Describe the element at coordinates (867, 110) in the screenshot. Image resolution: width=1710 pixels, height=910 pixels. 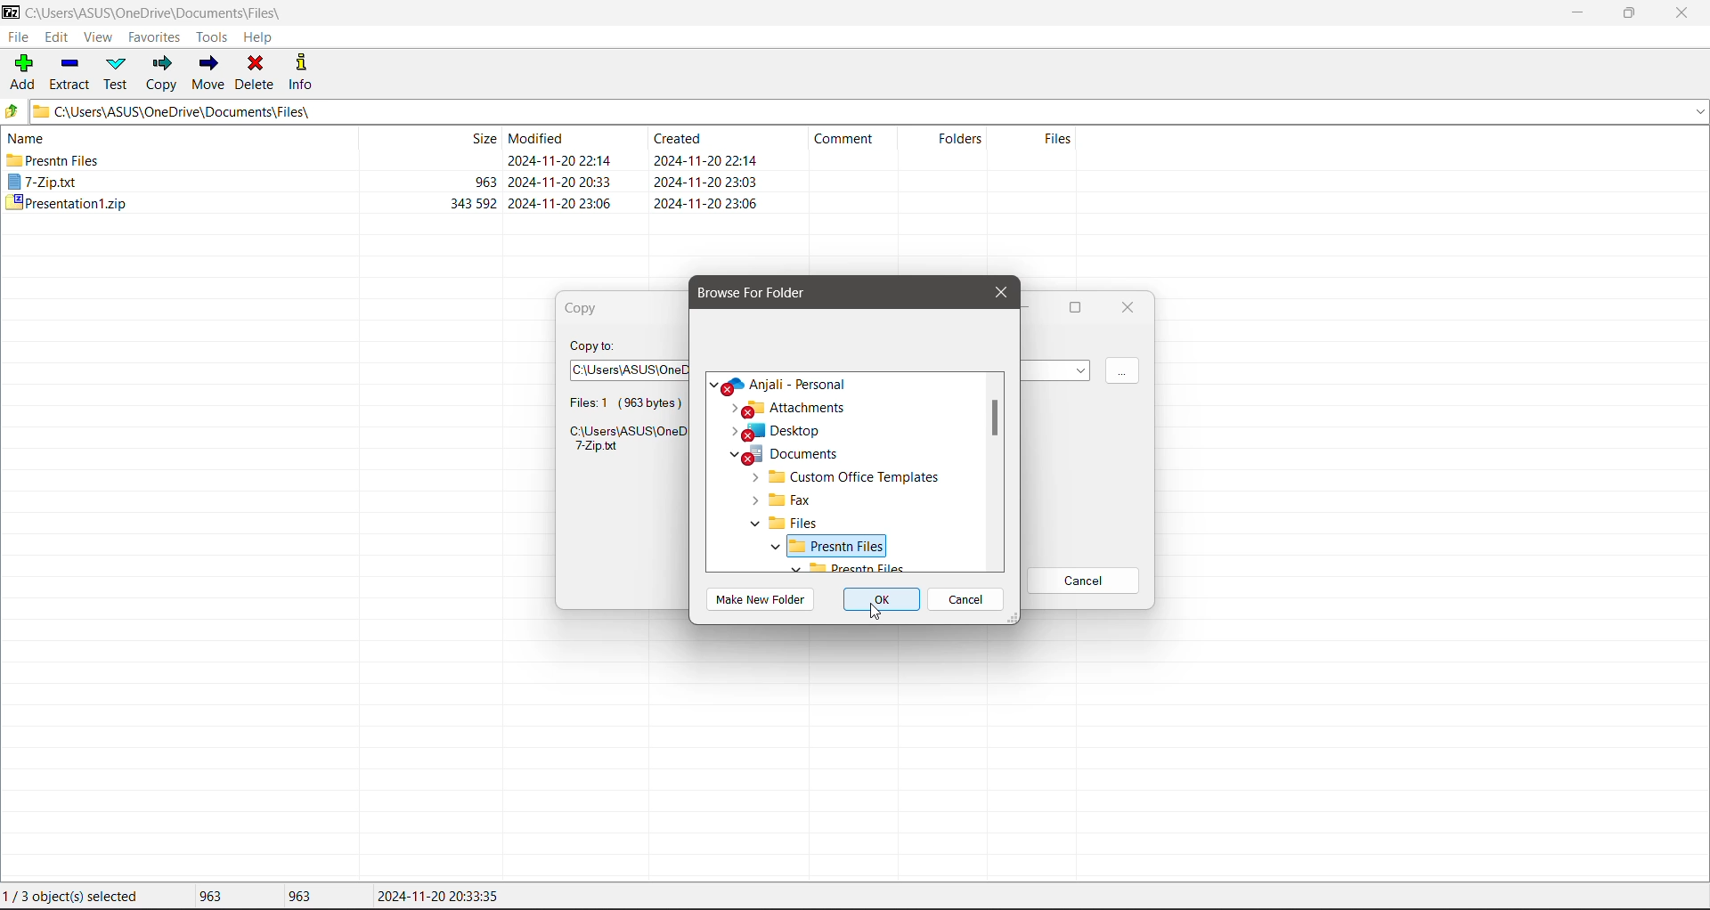
I see `Current Folder Path` at that location.